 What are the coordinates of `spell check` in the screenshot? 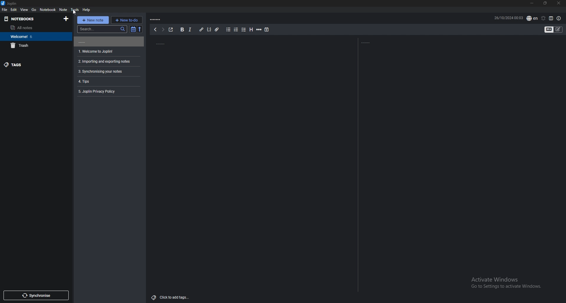 It's located at (532, 18).